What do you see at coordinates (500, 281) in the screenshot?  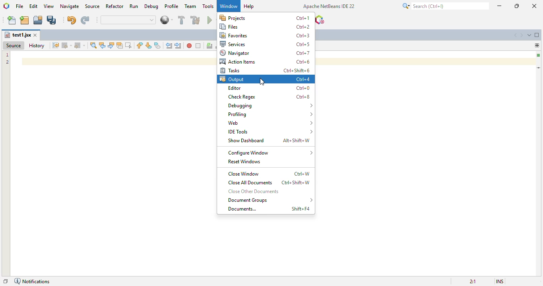 I see `insert mode` at bounding box center [500, 281].